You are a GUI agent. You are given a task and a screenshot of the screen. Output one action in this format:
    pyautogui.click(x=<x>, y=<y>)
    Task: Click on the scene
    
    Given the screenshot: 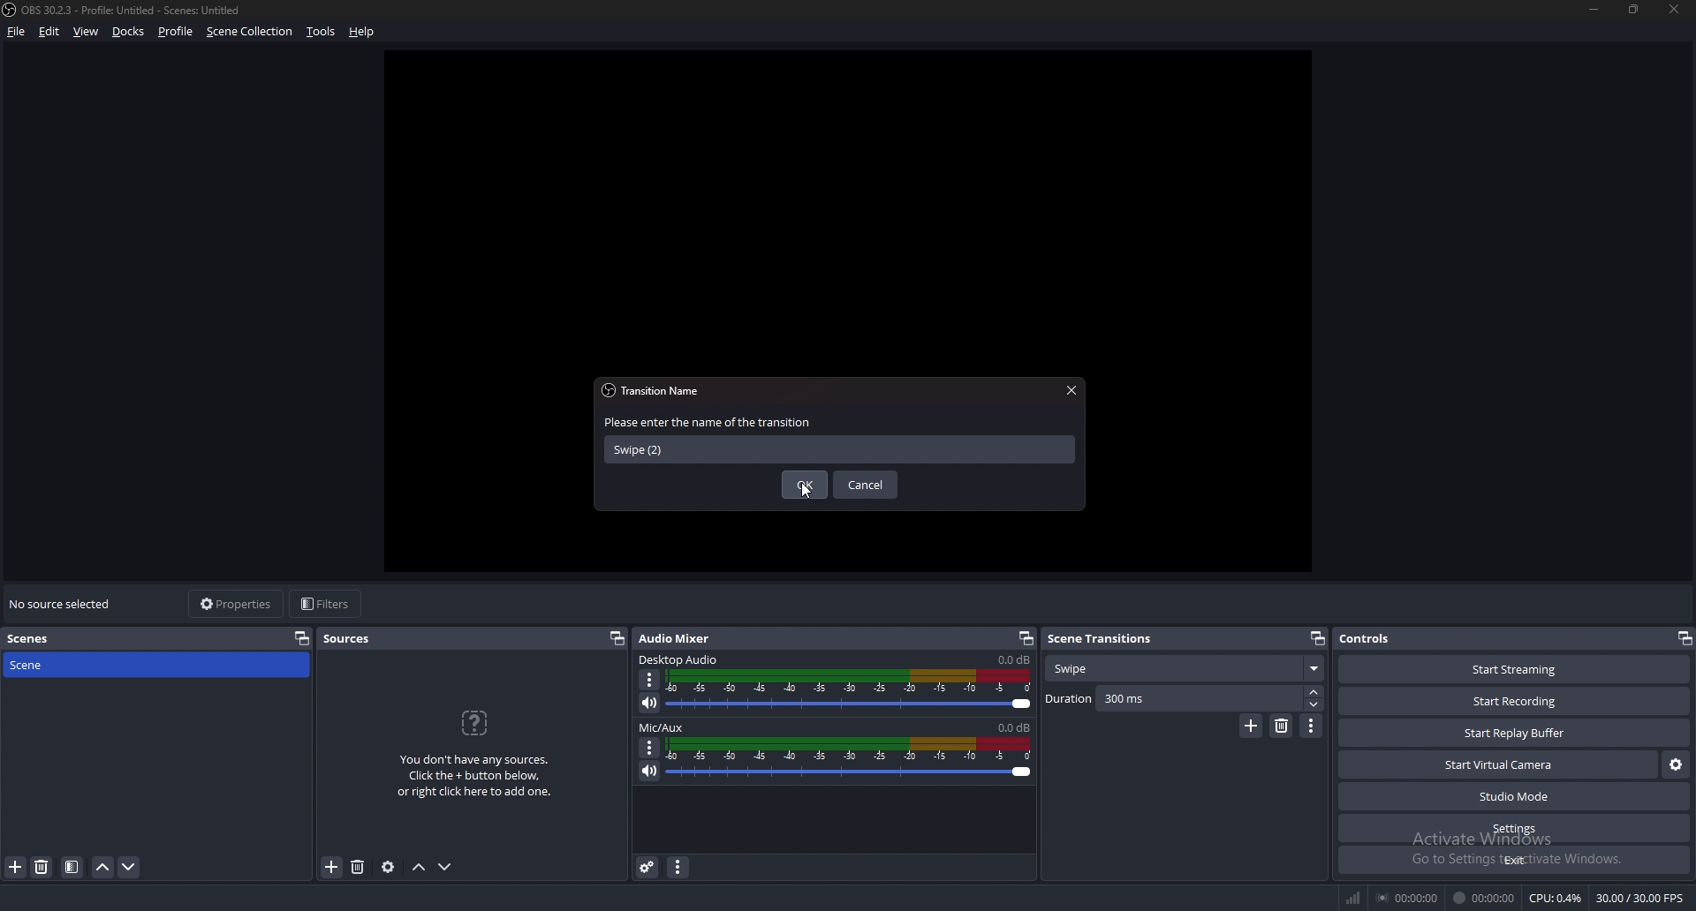 What is the action you would take?
    pyautogui.click(x=58, y=666)
    